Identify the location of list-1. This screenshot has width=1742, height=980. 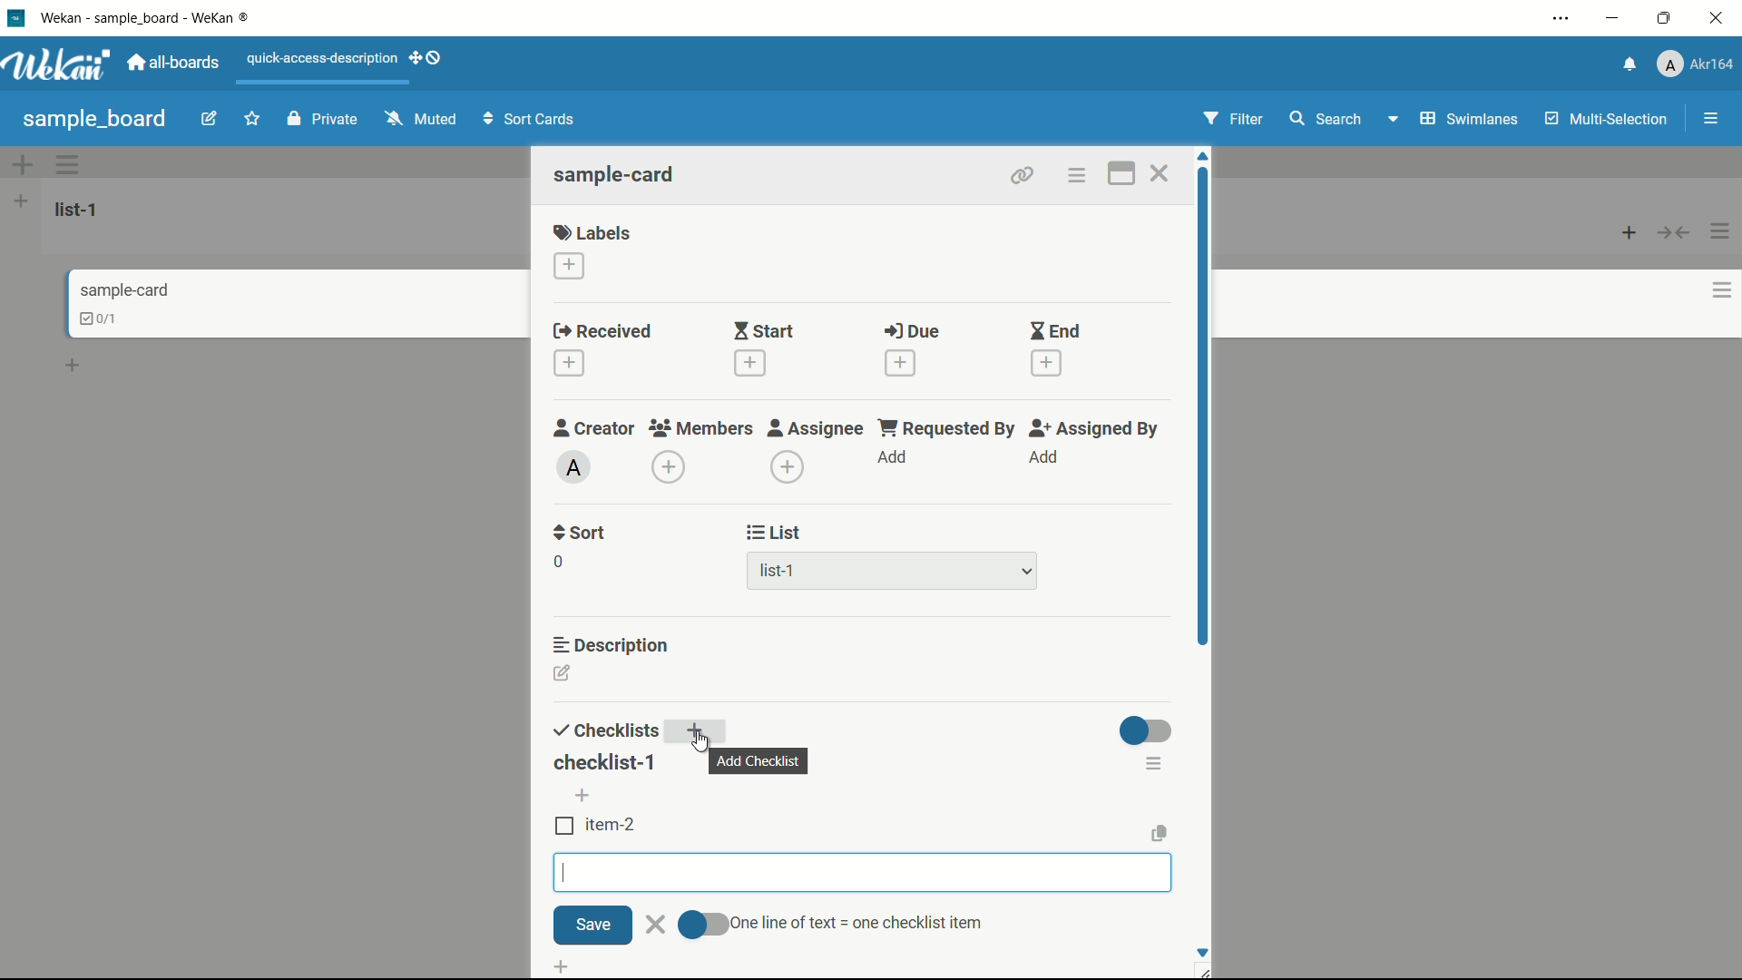
(780, 574).